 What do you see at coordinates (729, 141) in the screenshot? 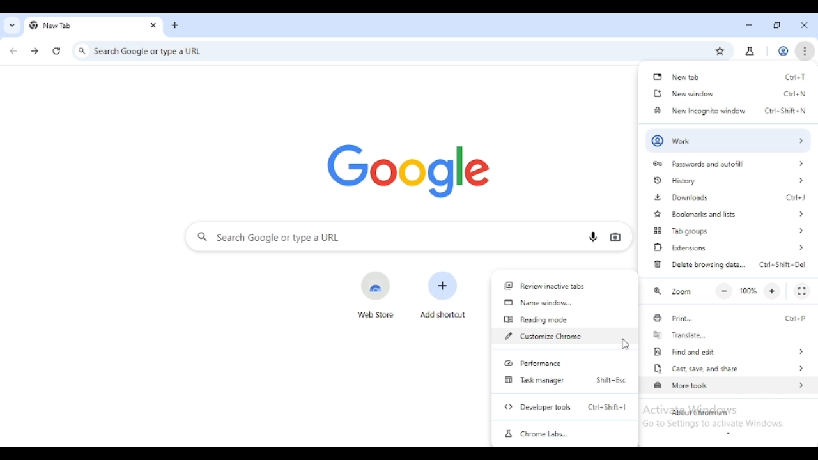
I see `profile` at bounding box center [729, 141].